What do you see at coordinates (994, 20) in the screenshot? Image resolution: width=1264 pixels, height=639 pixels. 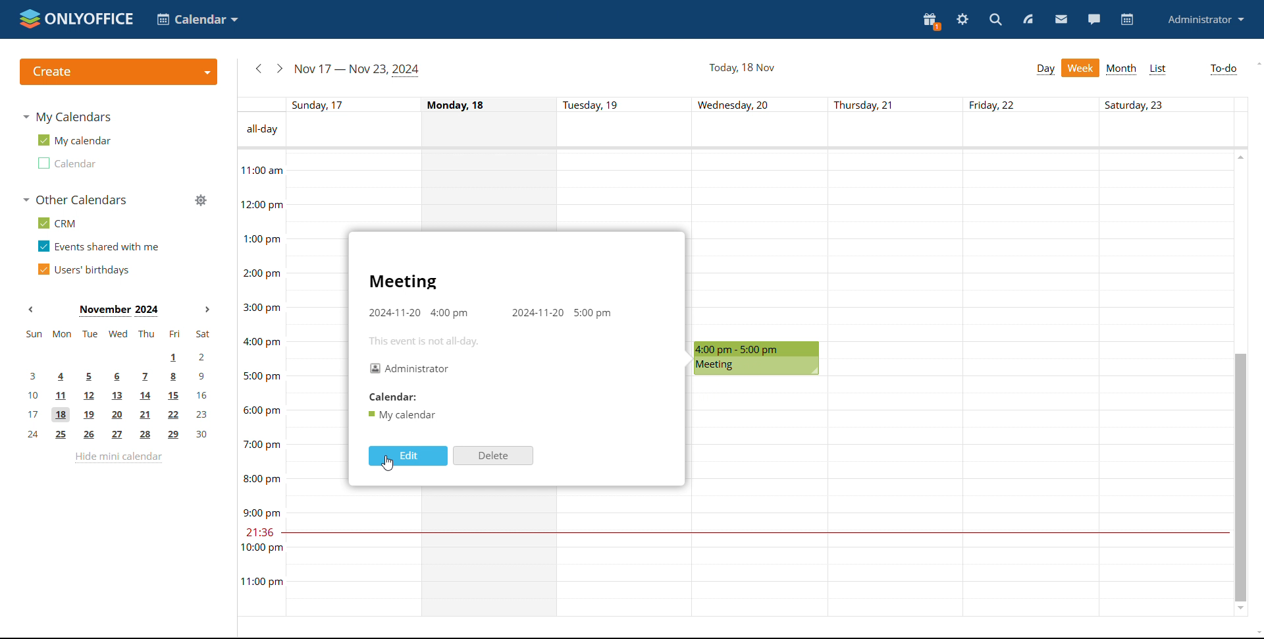 I see `search` at bounding box center [994, 20].